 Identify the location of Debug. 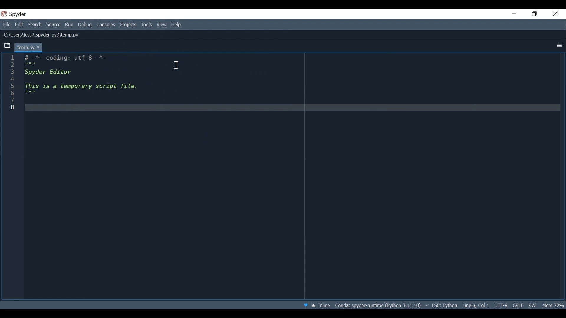
(85, 24).